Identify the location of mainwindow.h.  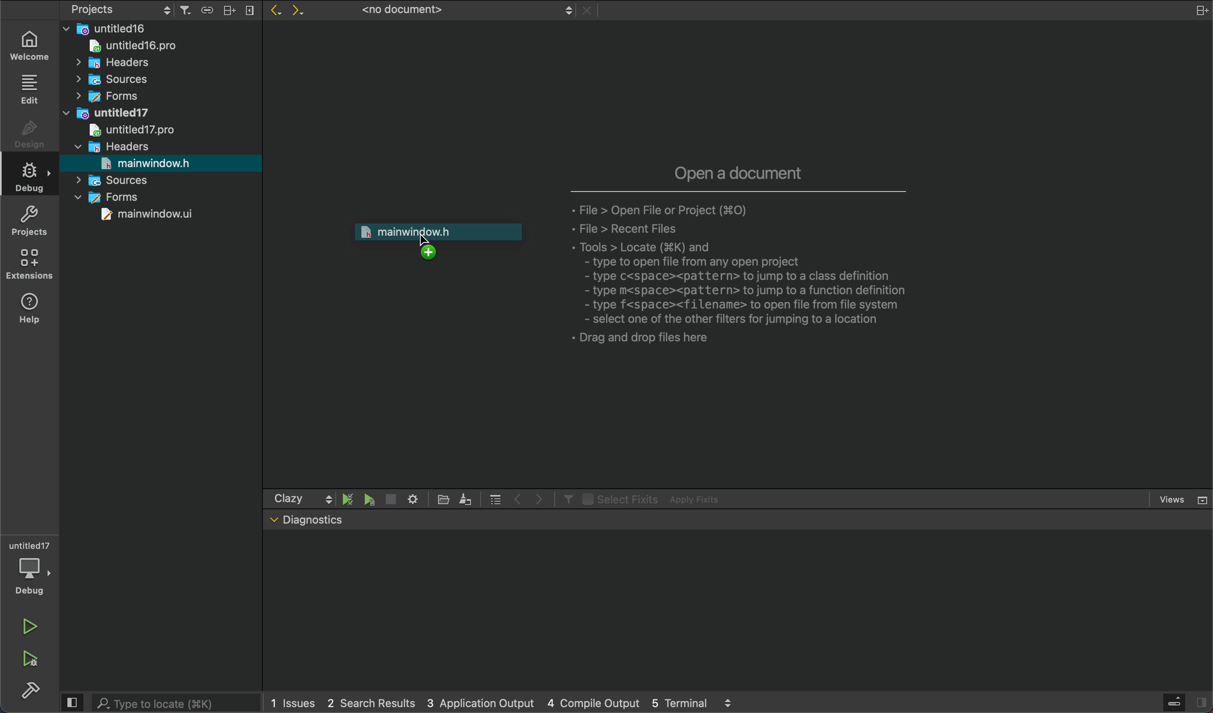
(146, 163).